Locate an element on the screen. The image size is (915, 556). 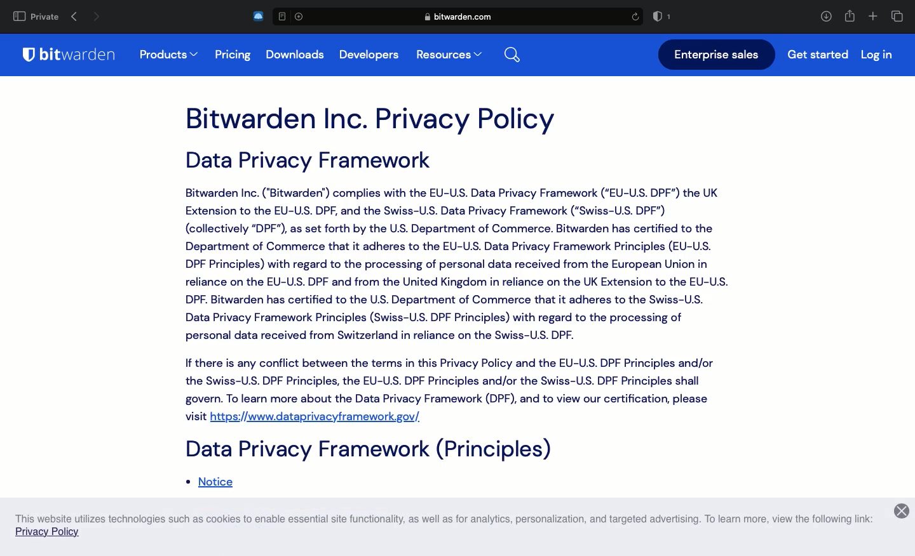
bitwarden is located at coordinates (67, 55).